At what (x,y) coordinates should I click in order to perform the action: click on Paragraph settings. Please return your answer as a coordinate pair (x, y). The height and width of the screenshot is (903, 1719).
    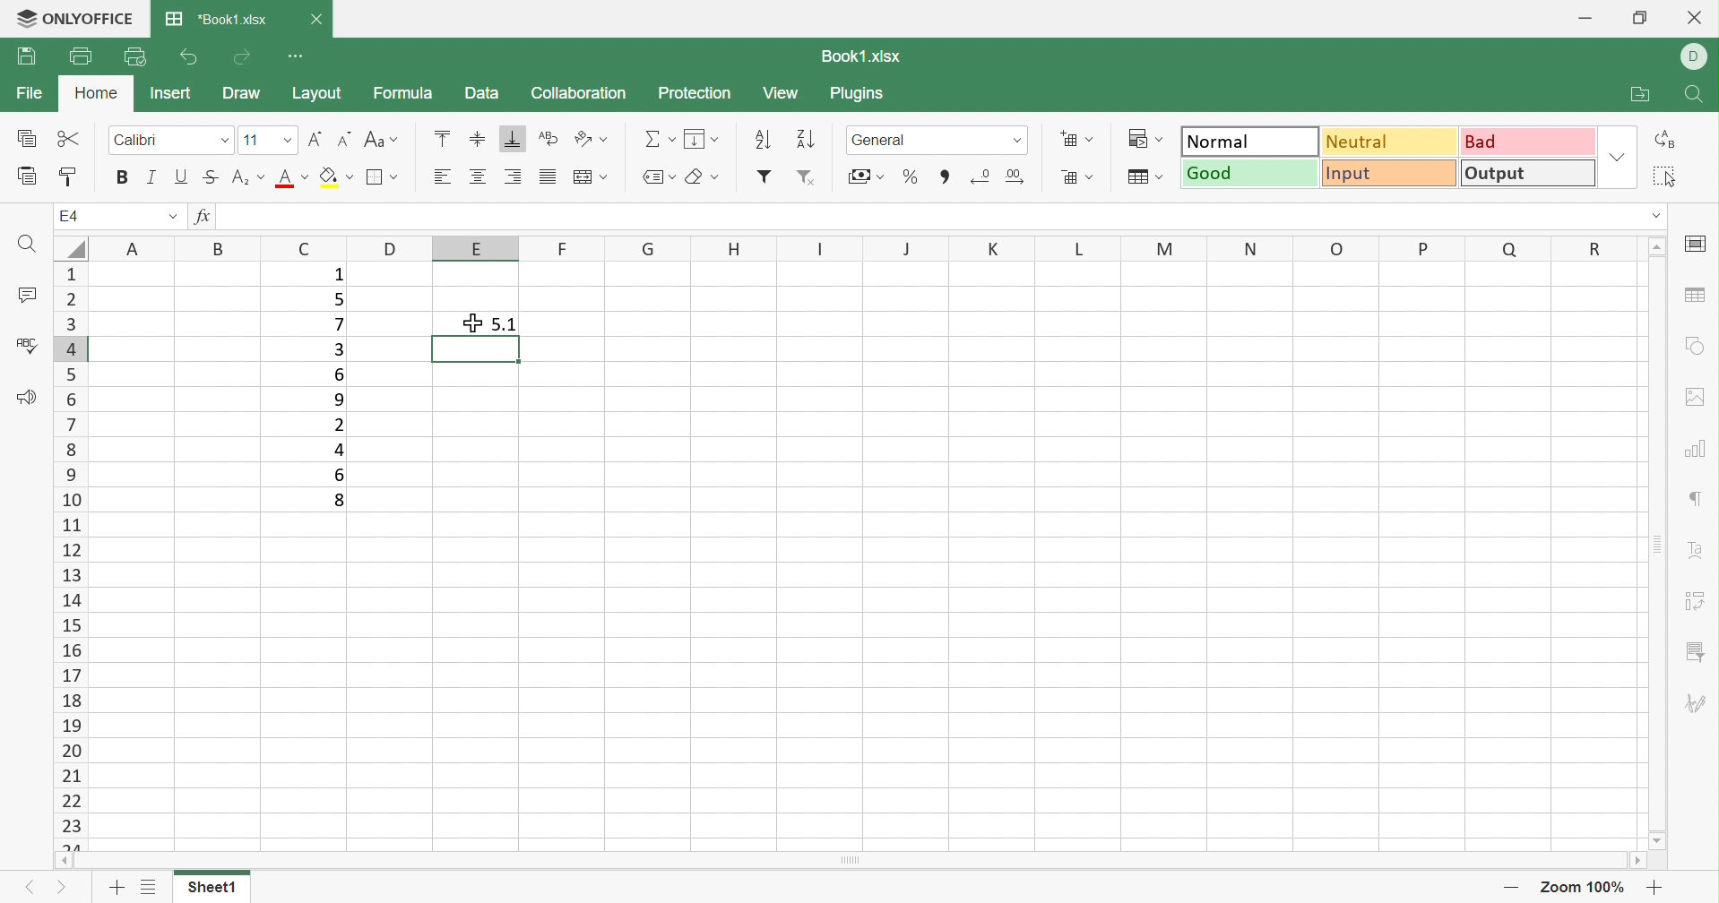
    Looking at the image, I should click on (1701, 497).